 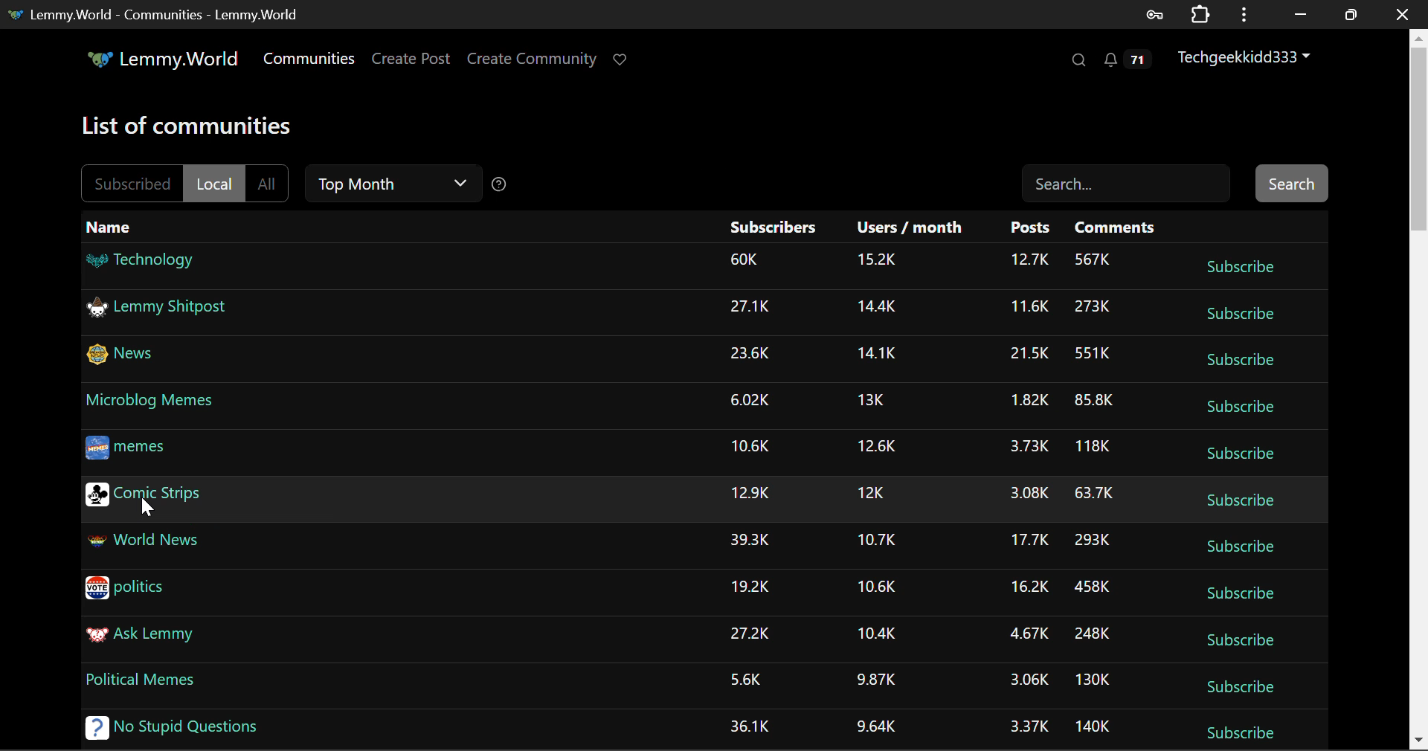 What do you see at coordinates (1241, 455) in the screenshot?
I see `Subscribe` at bounding box center [1241, 455].